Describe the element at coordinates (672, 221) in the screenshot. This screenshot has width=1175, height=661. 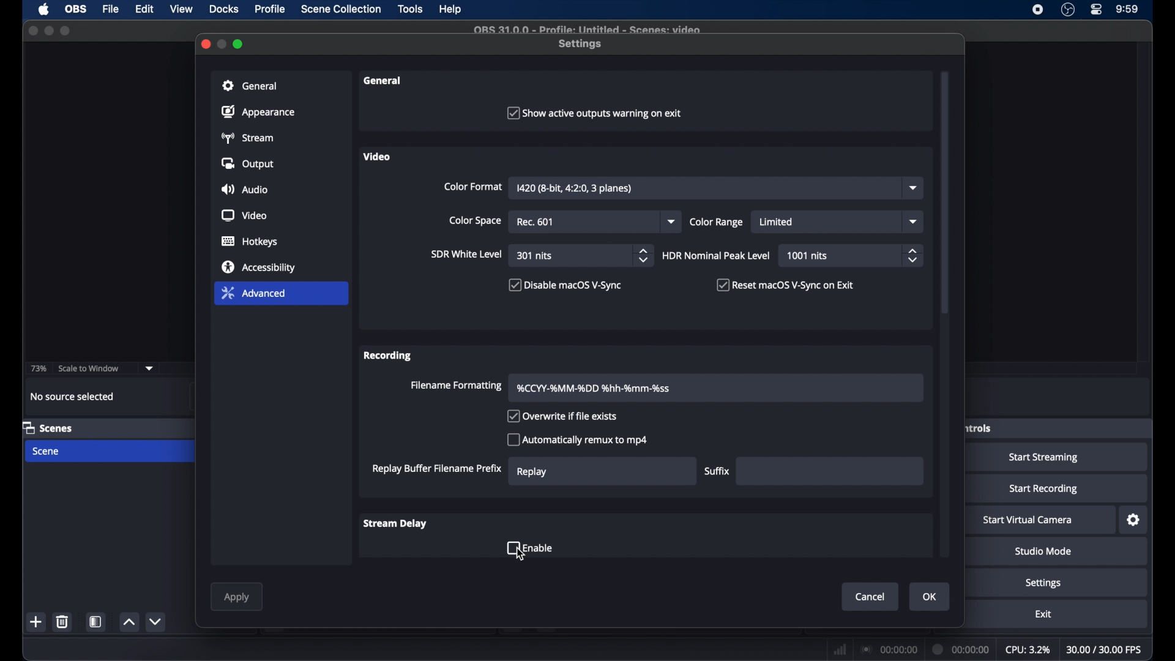
I see `dropdown` at that location.